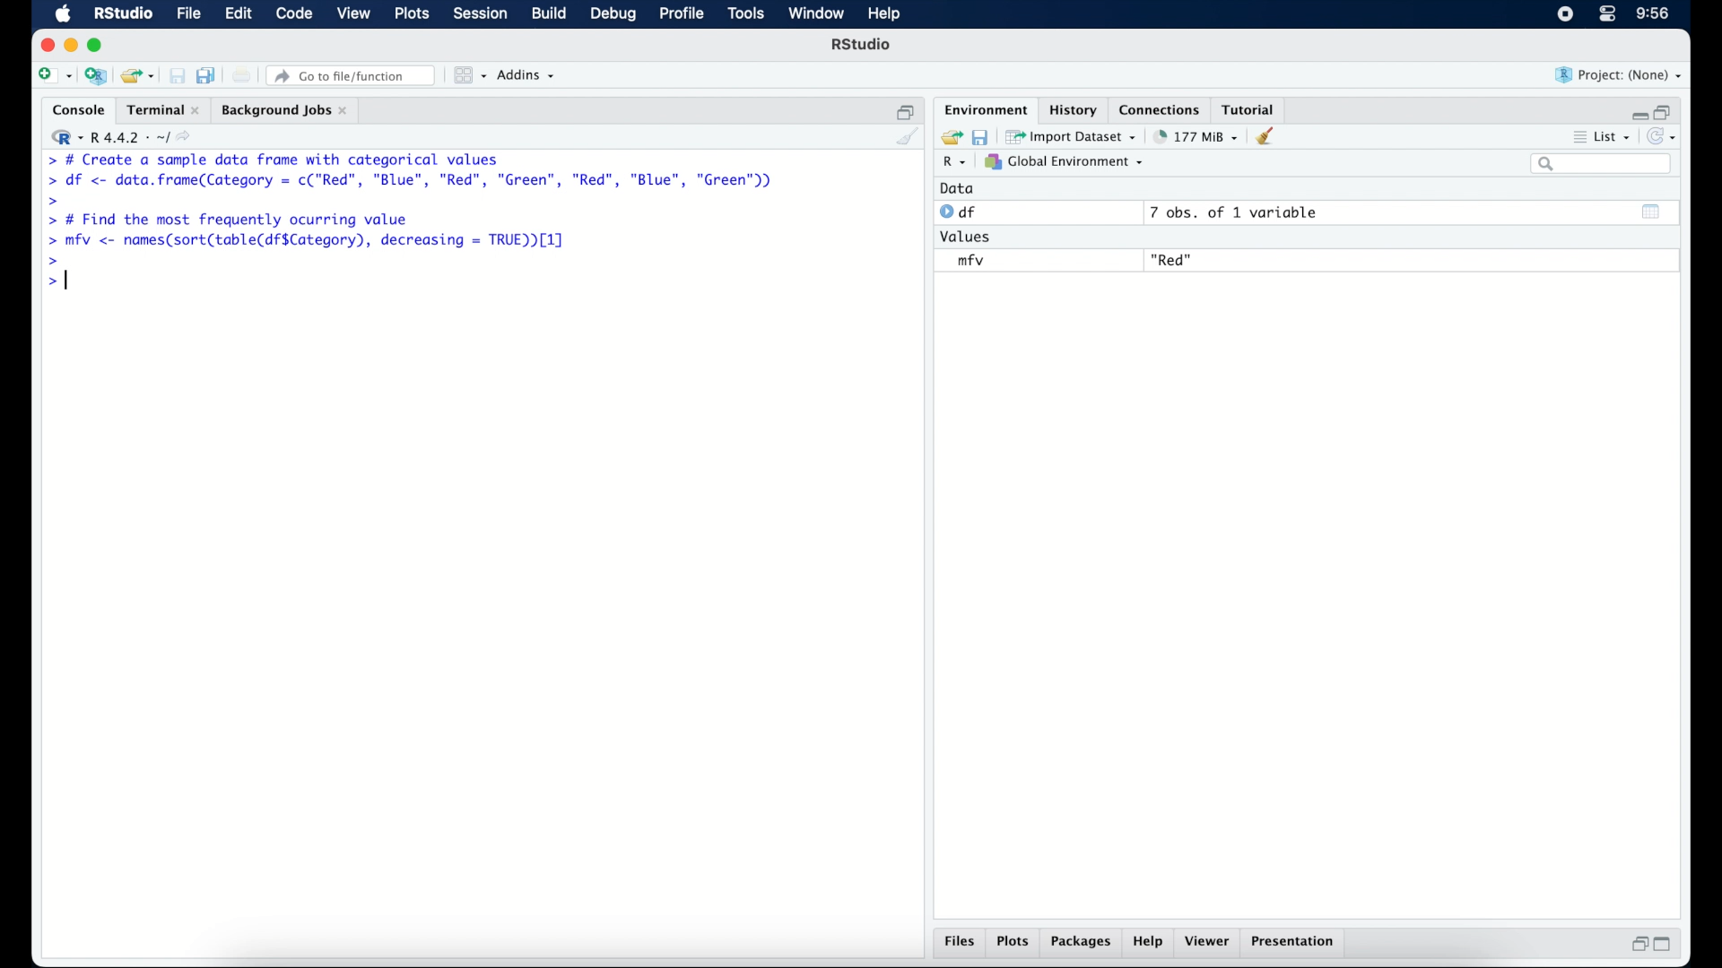  I want to click on global environment, so click(1070, 162).